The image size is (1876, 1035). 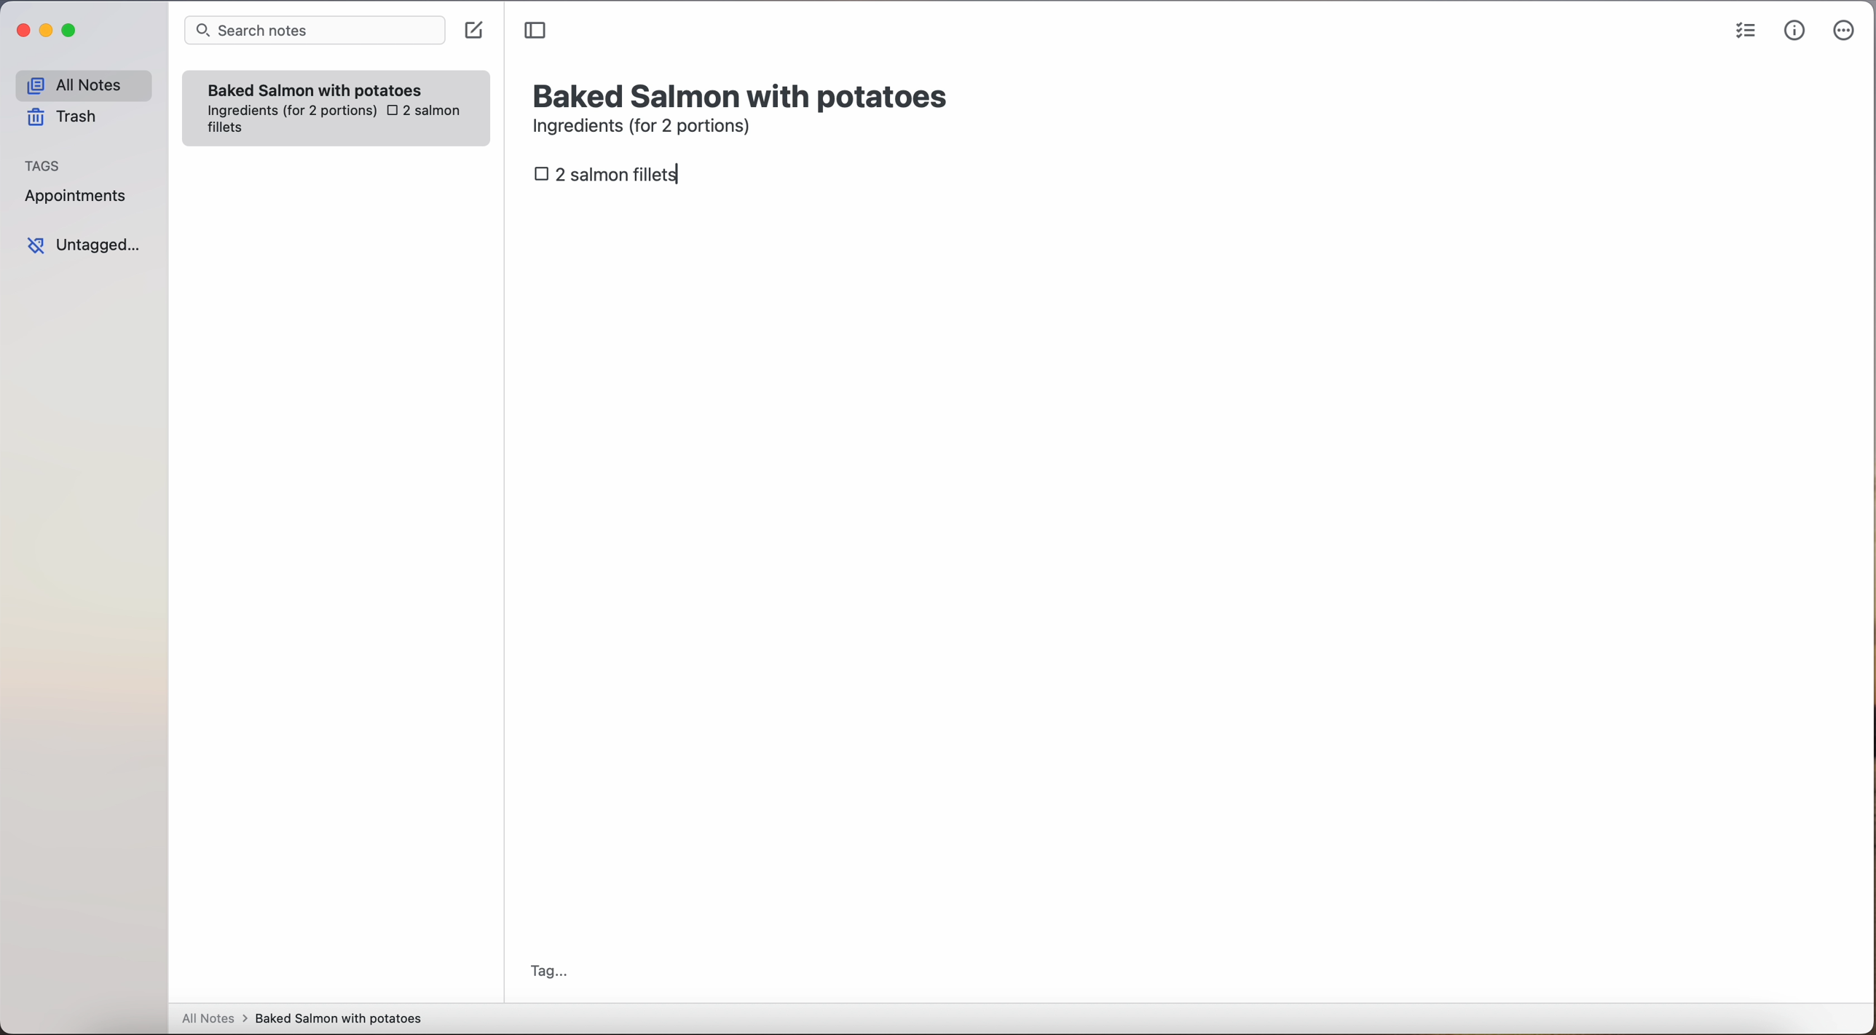 What do you see at coordinates (21, 31) in the screenshot?
I see `close Simplenote` at bounding box center [21, 31].